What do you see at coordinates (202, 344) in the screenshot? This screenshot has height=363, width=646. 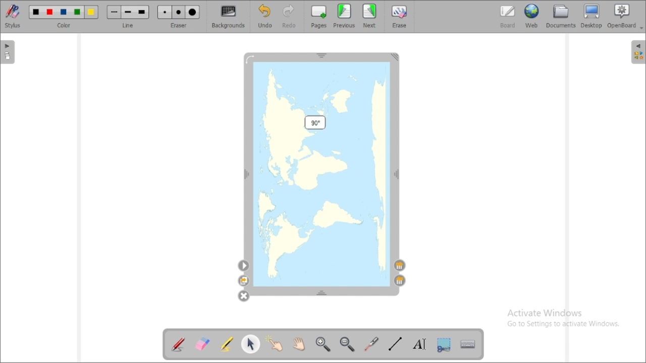 I see `erase annotation` at bounding box center [202, 344].